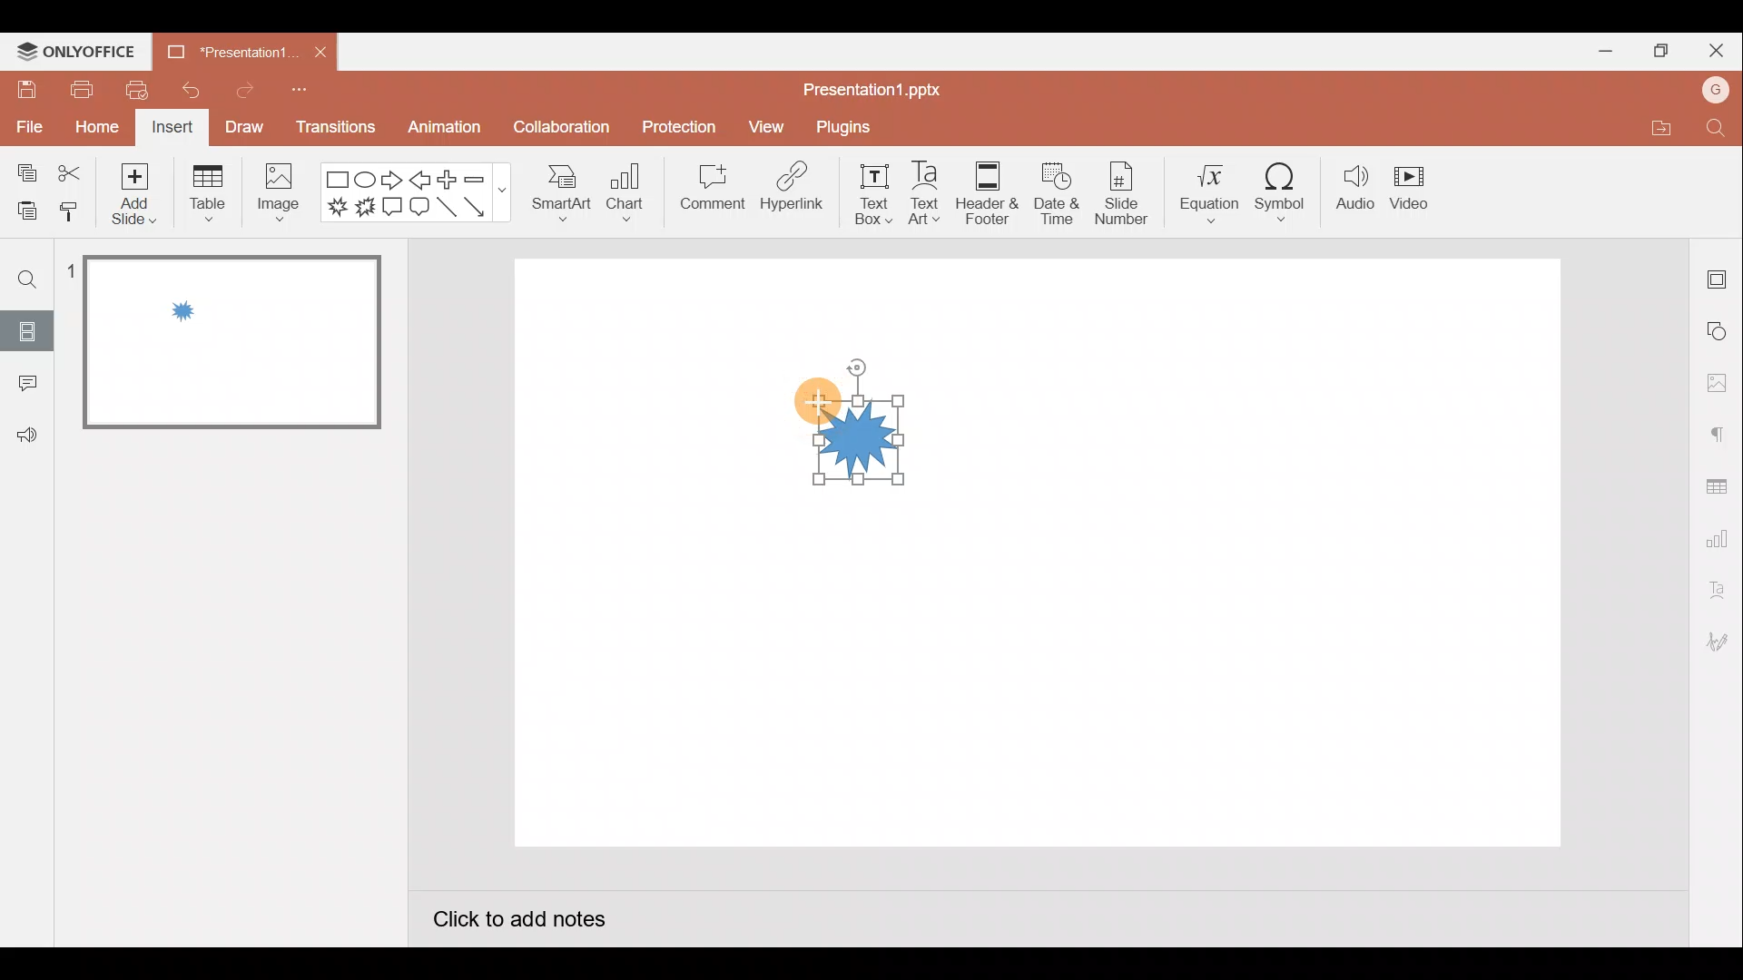  Describe the element at coordinates (713, 196) in the screenshot. I see `Comment` at that location.